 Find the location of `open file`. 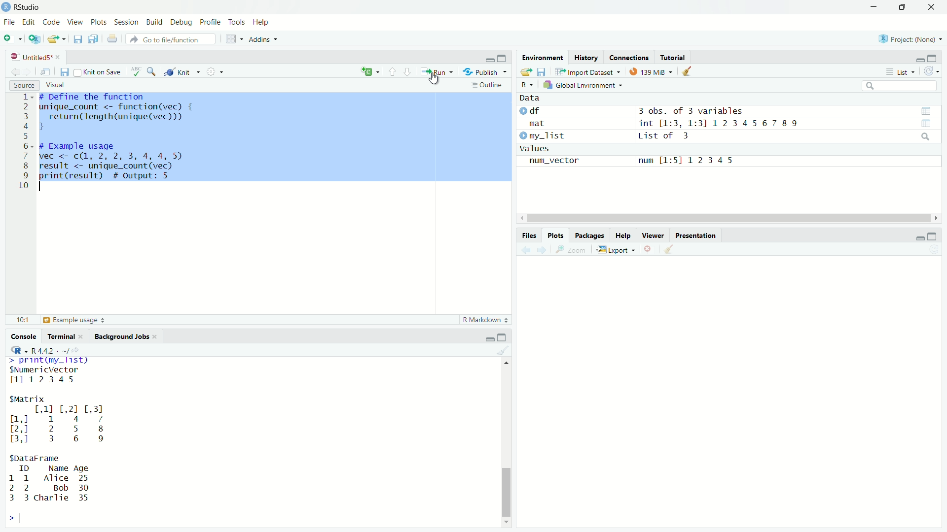

open file is located at coordinates (54, 39).